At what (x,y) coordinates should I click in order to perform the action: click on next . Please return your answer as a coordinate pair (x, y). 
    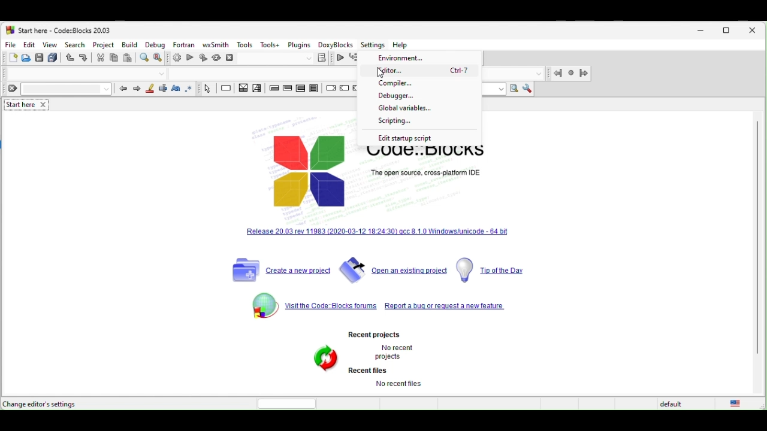
    Looking at the image, I should click on (137, 89).